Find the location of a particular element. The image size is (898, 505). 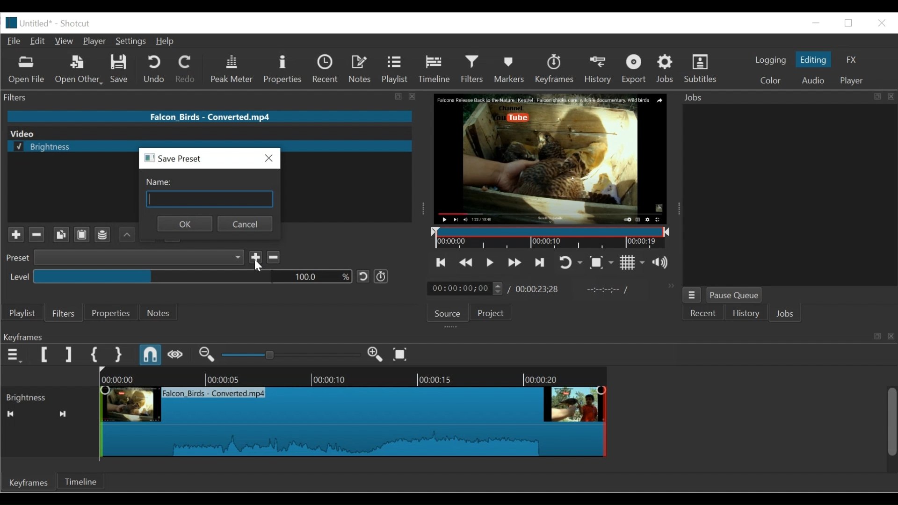

Play forward quickly is located at coordinates (513, 263).